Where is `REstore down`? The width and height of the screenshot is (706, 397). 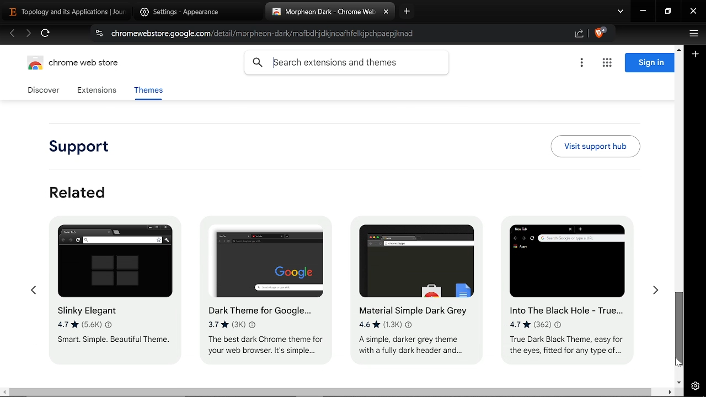
REstore down is located at coordinates (669, 12).